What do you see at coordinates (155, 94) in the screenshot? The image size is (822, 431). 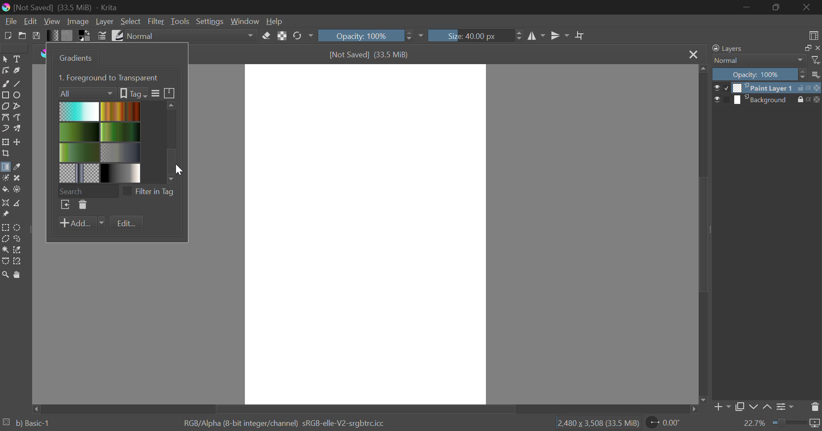 I see `Filter Menu` at bounding box center [155, 94].